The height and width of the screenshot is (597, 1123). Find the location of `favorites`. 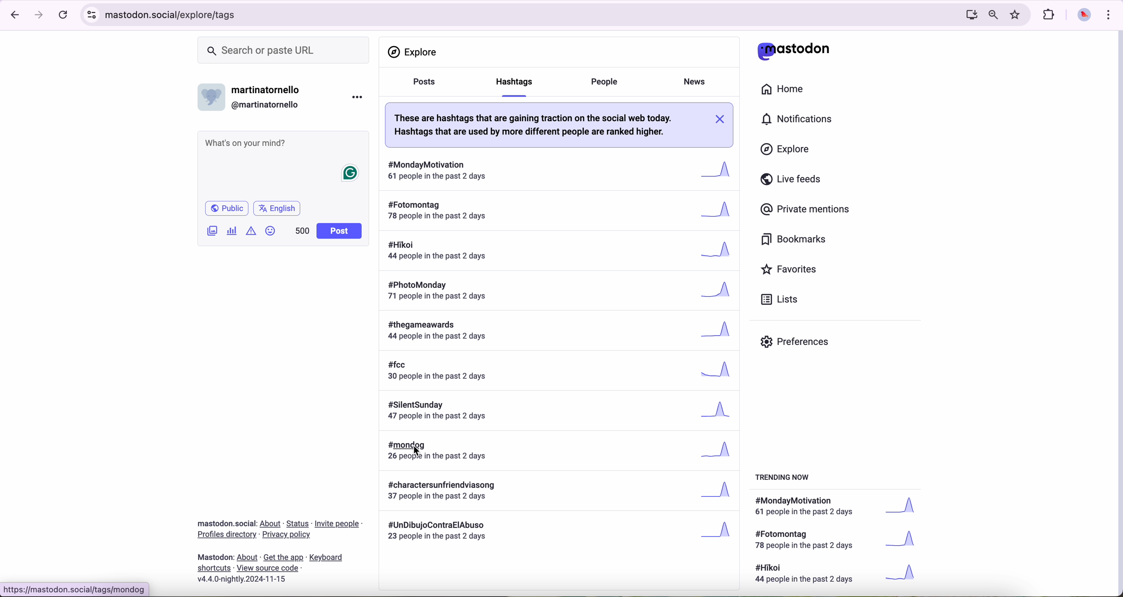

favorites is located at coordinates (1016, 14).